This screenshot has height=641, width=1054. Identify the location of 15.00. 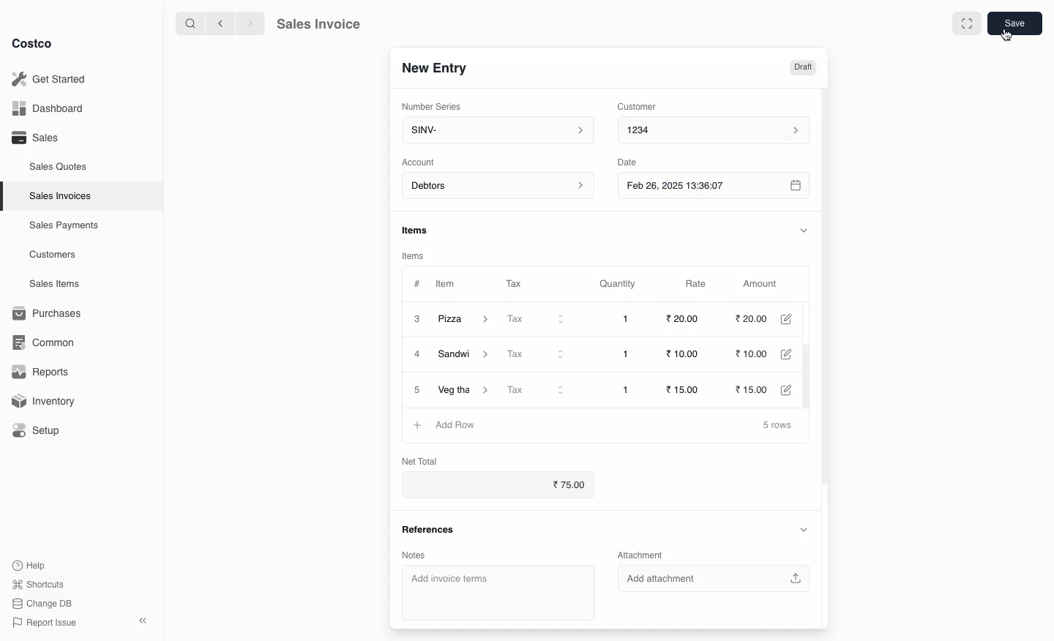
(688, 389).